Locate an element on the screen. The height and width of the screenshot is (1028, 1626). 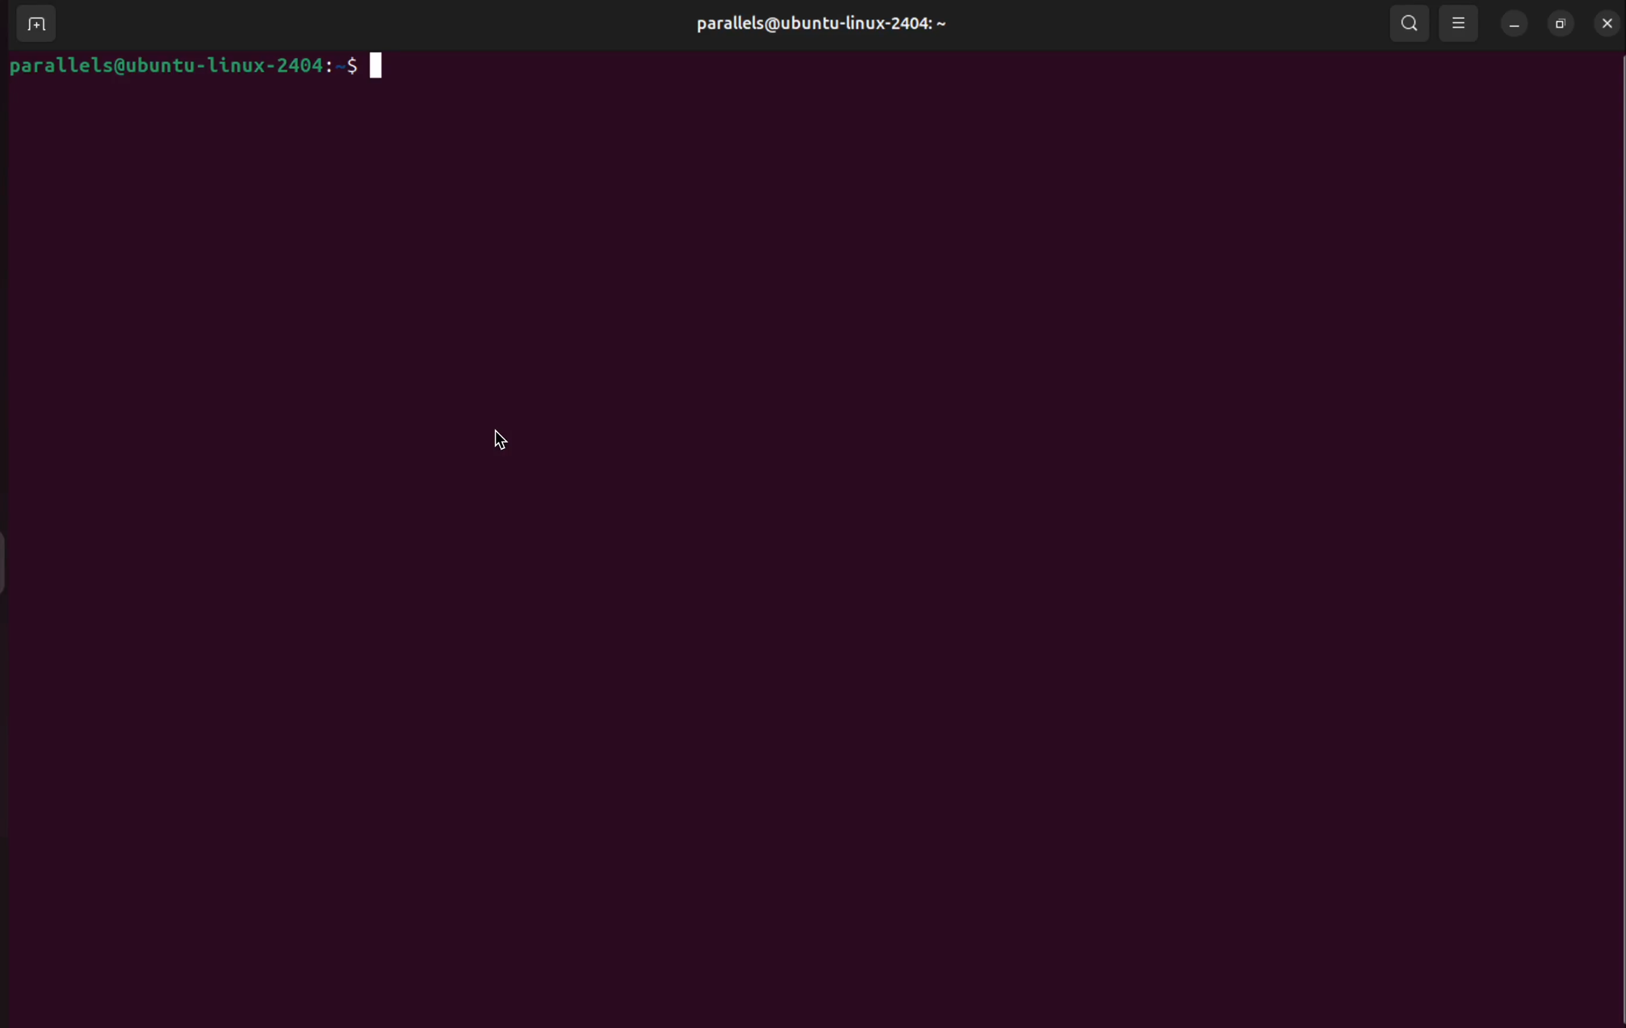
search is located at coordinates (1409, 24).